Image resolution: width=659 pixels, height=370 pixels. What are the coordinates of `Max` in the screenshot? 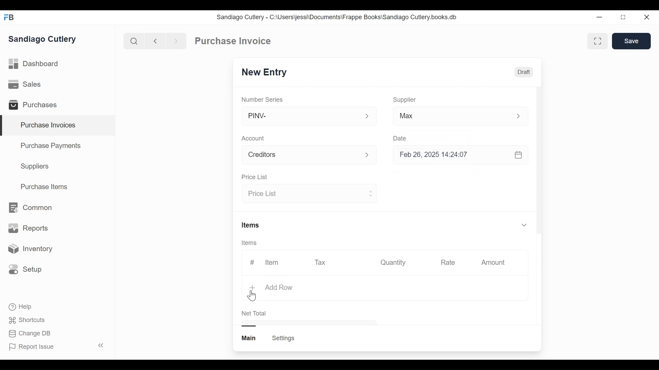 It's located at (447, 117).